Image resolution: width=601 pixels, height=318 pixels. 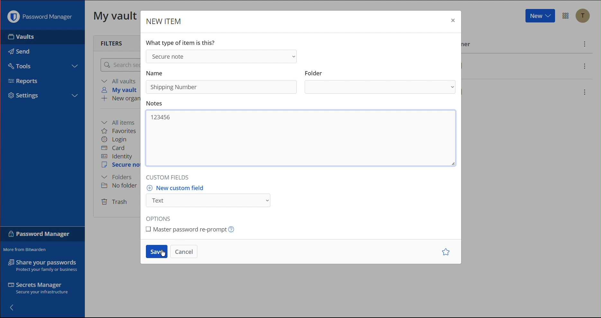 What do you see at coordinates (119, 99) in the screenshot?
I see `New organization` at bounding box center [119, 99].